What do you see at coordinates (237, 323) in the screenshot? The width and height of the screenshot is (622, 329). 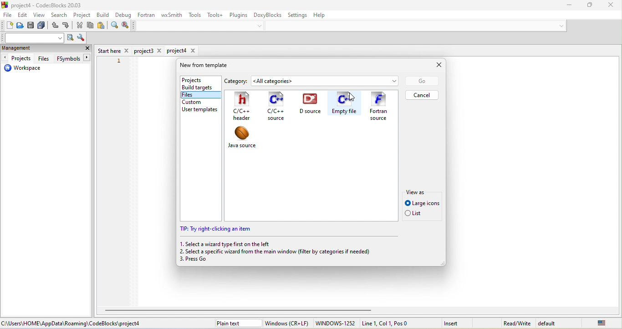 I see `plain text` at bounding box center [237, 323].